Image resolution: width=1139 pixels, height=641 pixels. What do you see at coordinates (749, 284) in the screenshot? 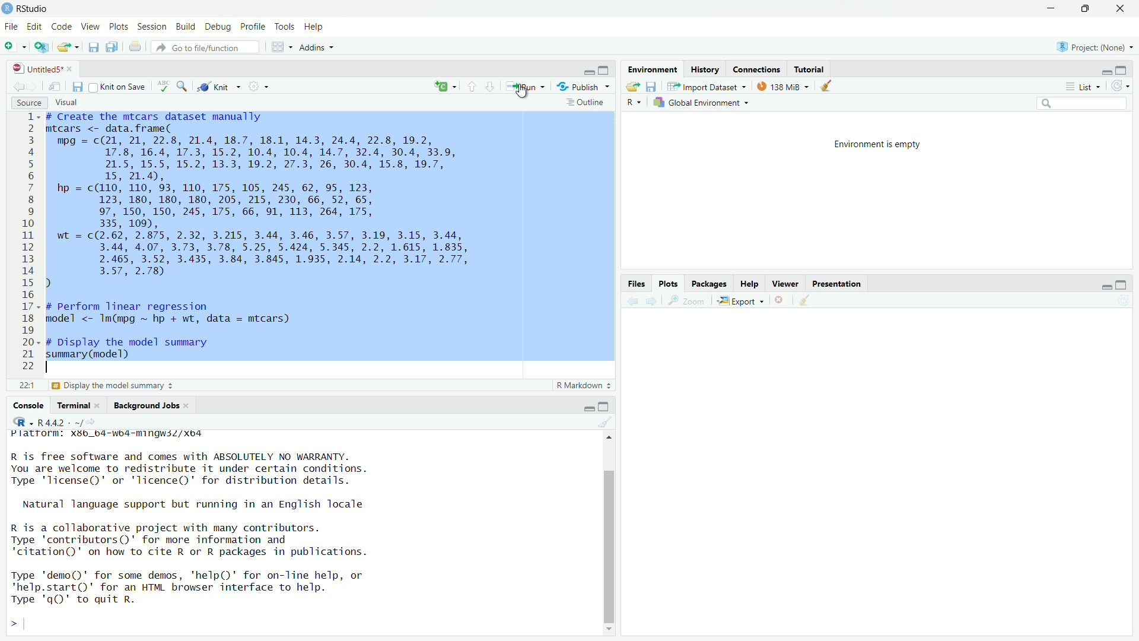
I see `Help` at bounding box center [749, 284].